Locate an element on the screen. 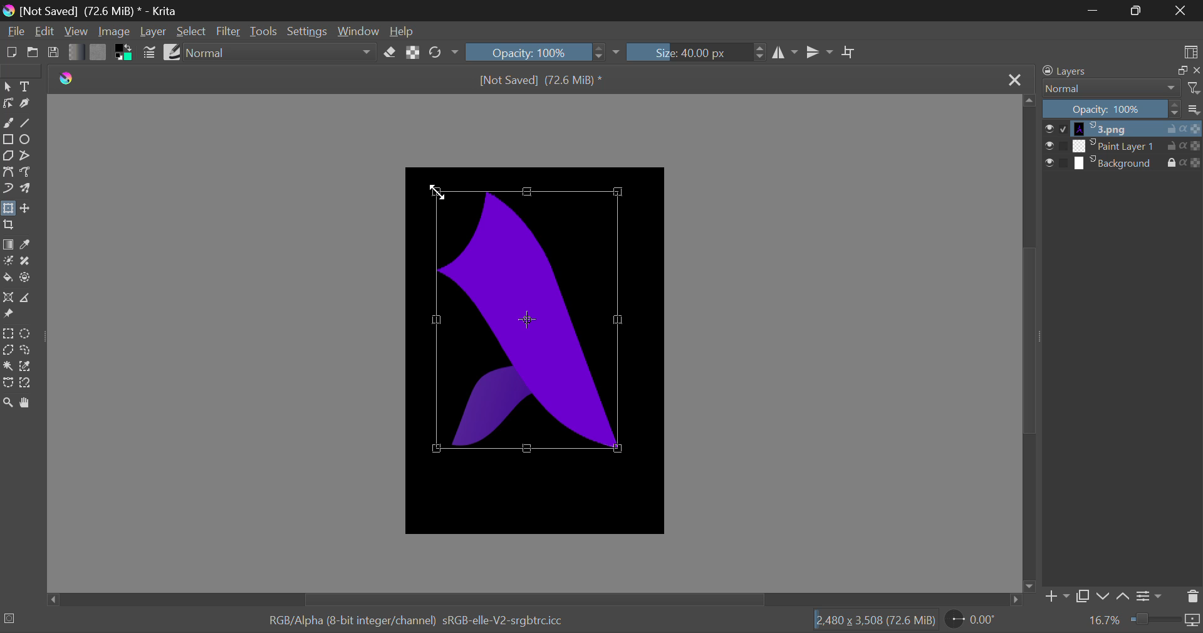 Image resolution: width=1203 pixels, height=633 pixels. Choose Workspace is located at coordinates (1191, 52).